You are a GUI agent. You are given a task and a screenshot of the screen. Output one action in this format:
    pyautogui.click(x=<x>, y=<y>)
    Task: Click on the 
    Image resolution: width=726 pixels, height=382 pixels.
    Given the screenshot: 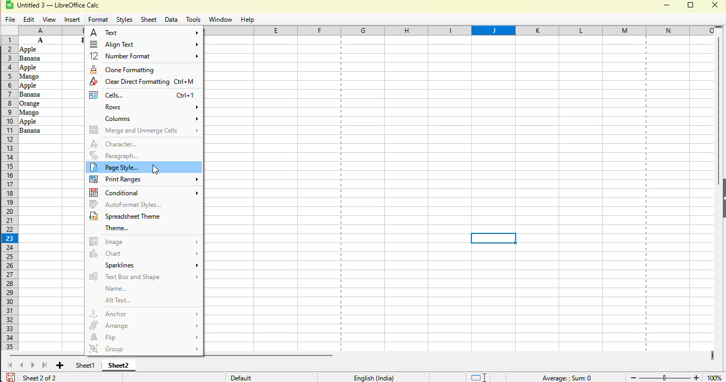 What is the action you would take?
    pyautogui.click(x=39, y=111)
    